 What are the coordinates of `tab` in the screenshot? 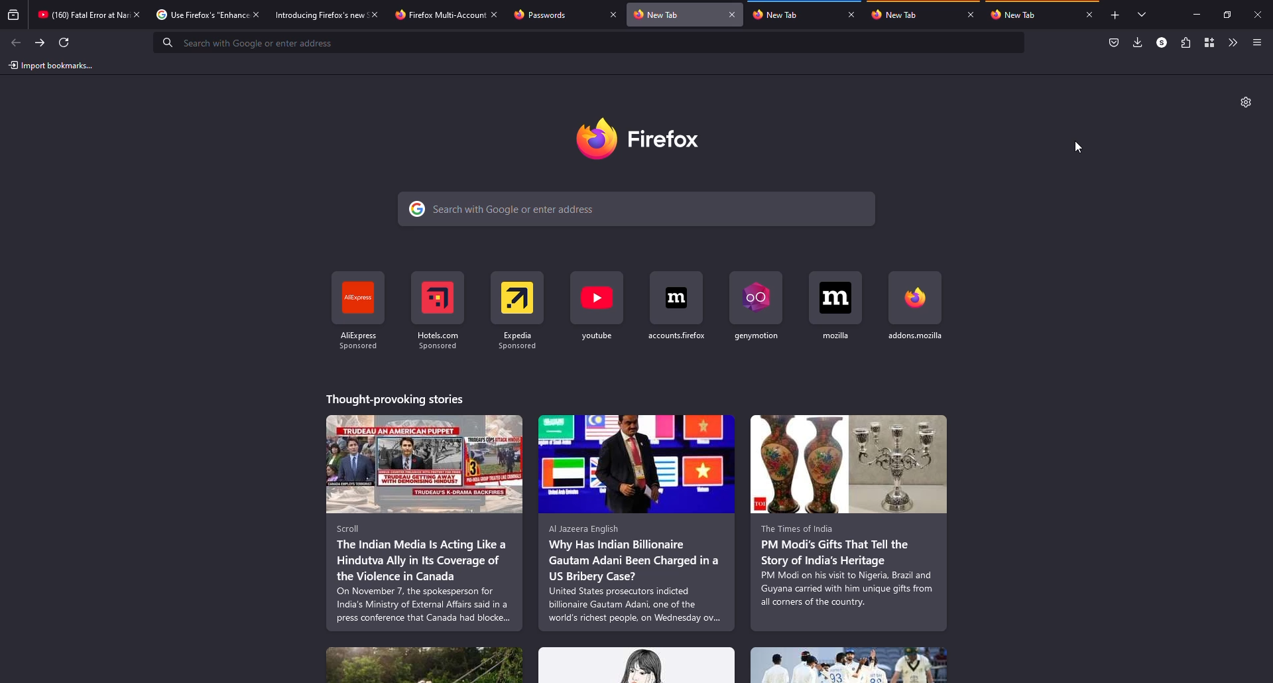 It's located at (198, 15).